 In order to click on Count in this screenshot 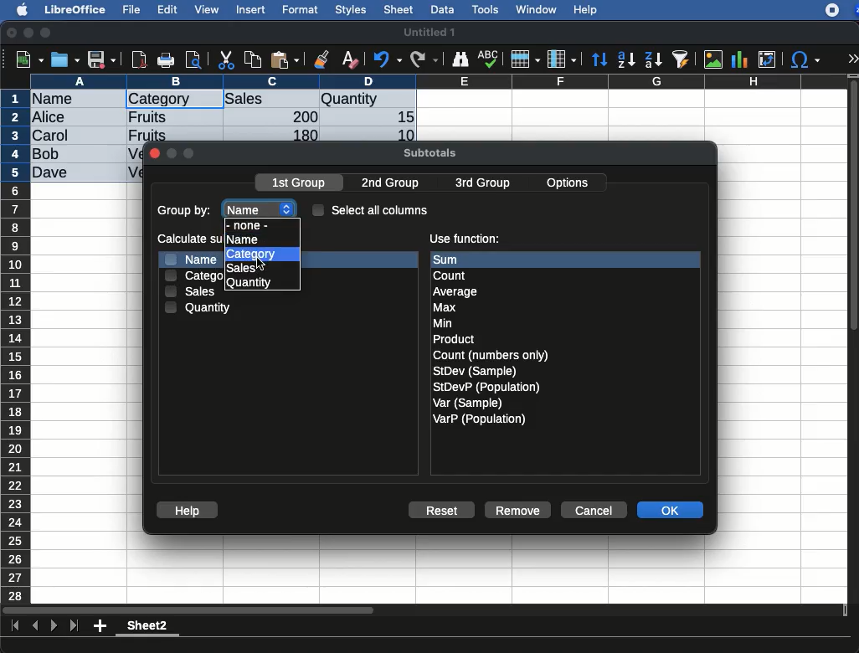, I will do `click(452, 275)`.